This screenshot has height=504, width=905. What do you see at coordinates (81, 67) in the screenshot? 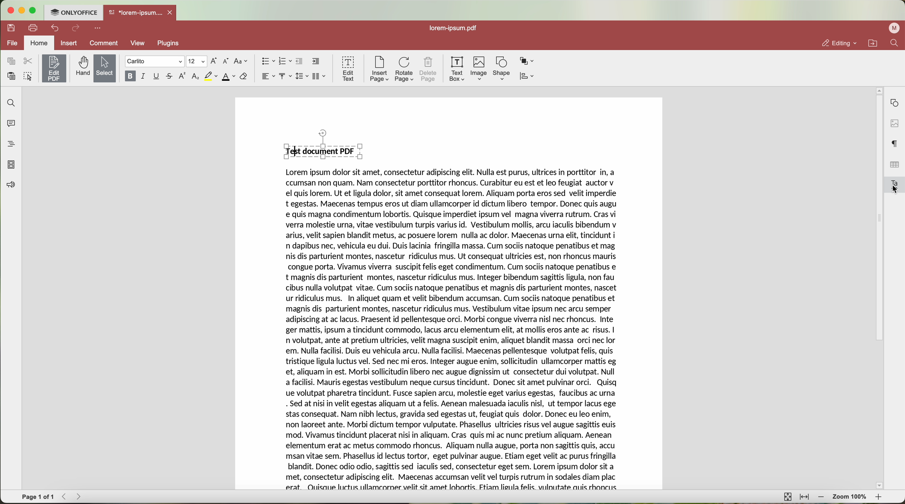
I see `hand` at bounding box center [81, 67].